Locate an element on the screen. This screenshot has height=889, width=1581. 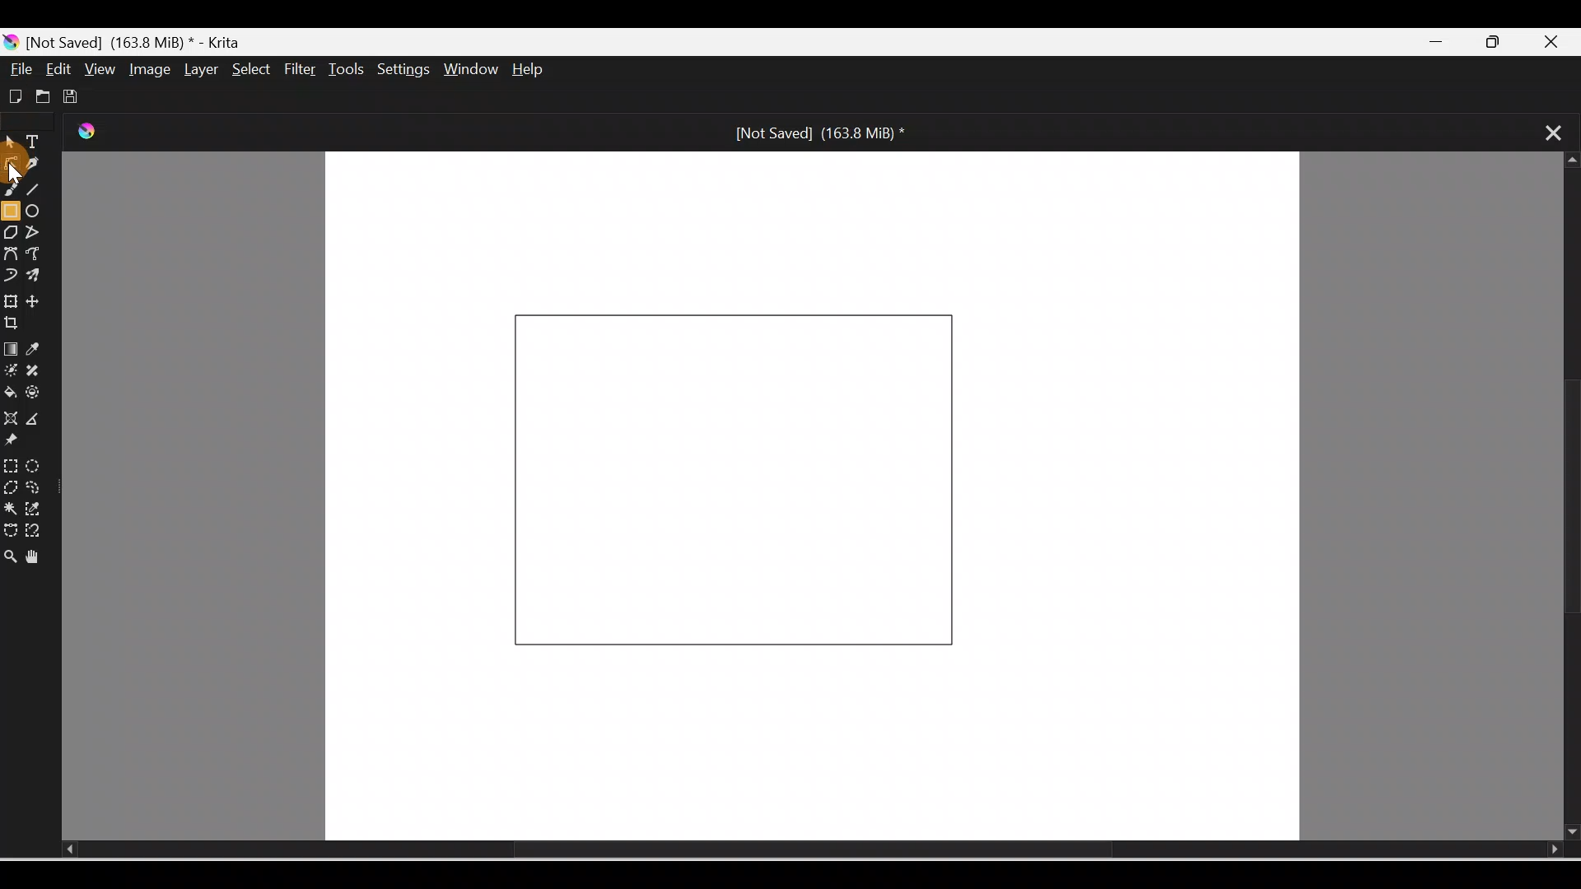
Dynamic brush tool is located at coordinates (10, 273).